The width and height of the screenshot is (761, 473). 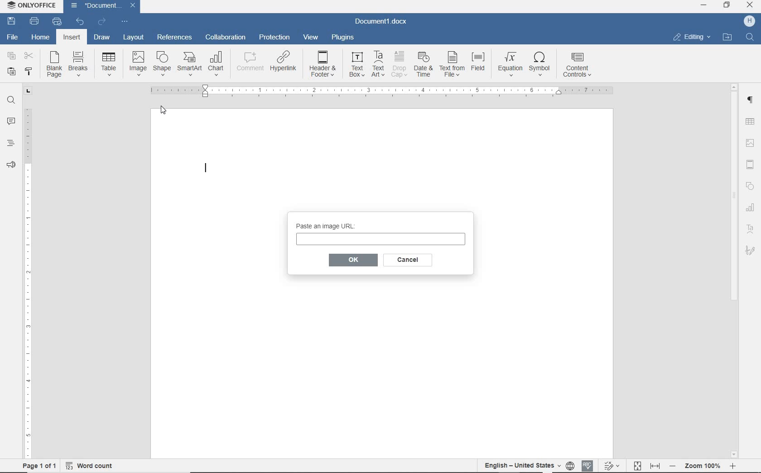 I want to click on print, so click(x=34, y=22).